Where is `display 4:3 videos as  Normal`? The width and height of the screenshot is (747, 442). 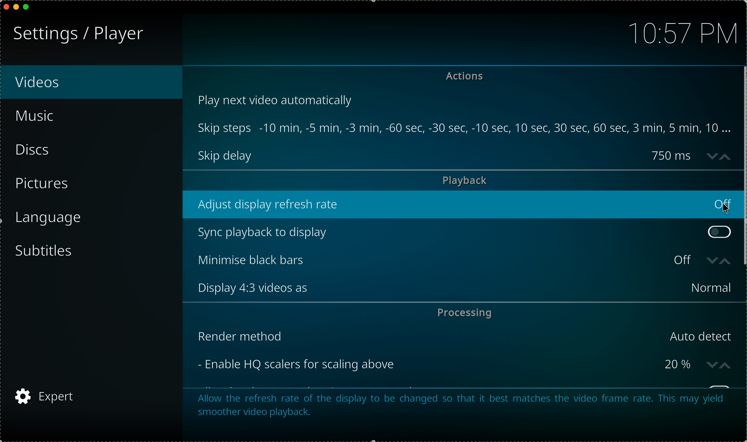
display 4:3 videos as  Normal is located at coordinates (467, 288).